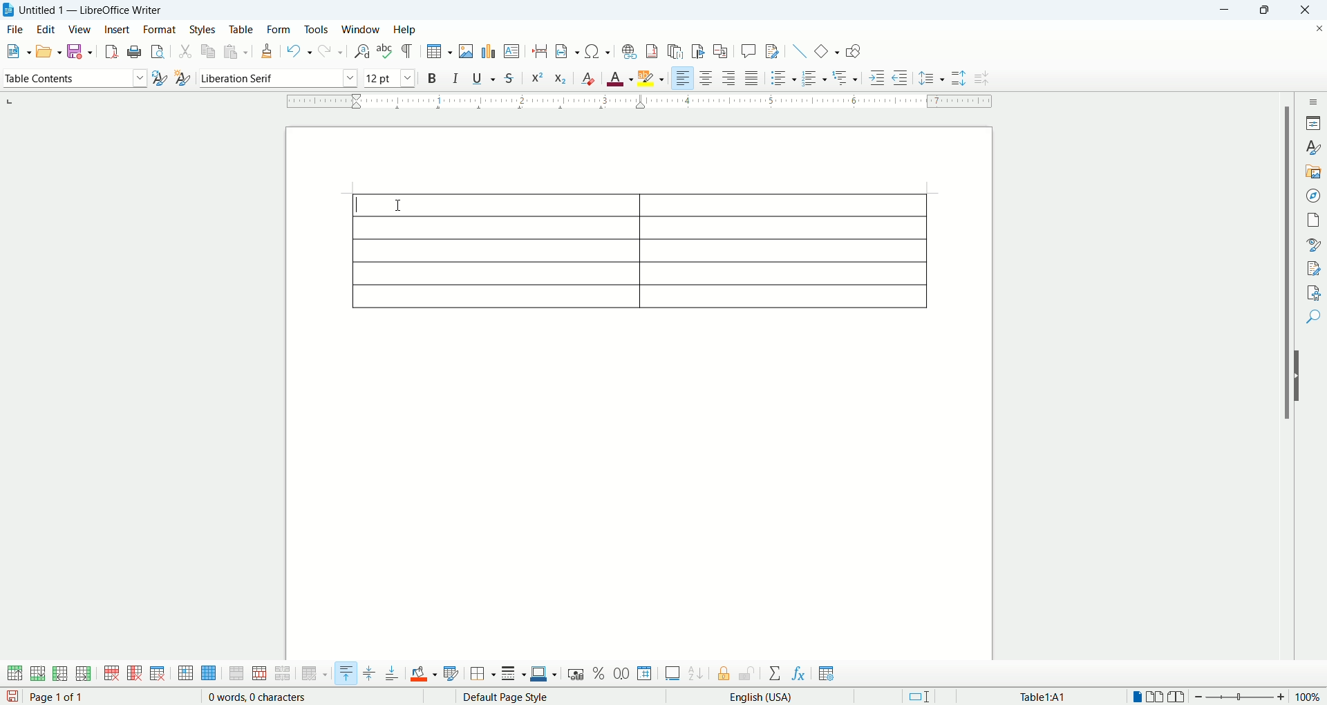 The height and width of the screenshot is (705, 1327). I want to click on borders, so click(482, 675).